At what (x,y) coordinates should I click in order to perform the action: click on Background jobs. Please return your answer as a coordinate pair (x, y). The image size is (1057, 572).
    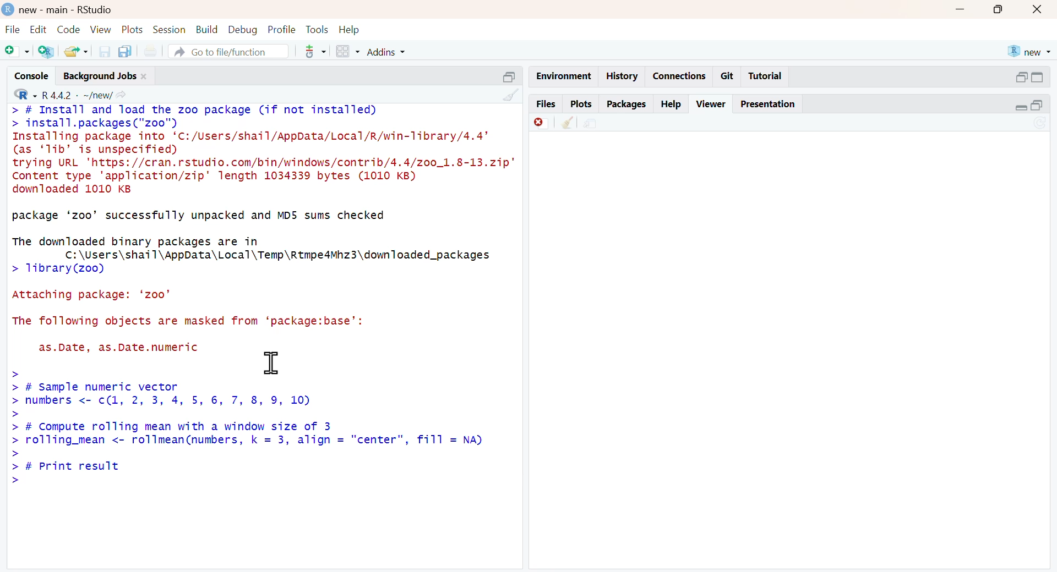
    Looking at the image, I should click on (99, 76).